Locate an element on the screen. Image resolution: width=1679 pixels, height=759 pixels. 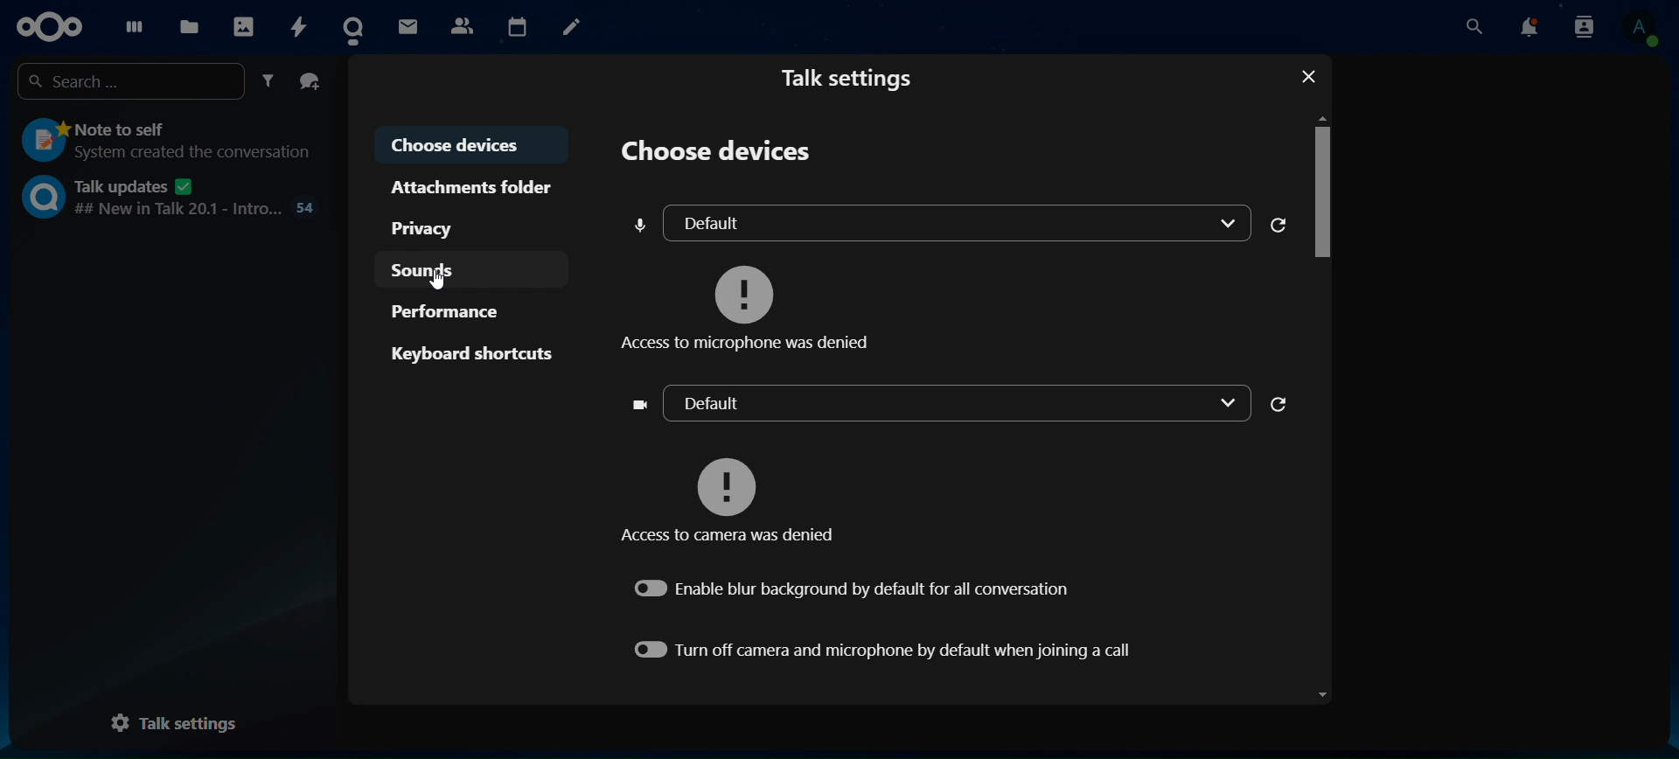
access to camera was denied is located at coordinates (725, 500).